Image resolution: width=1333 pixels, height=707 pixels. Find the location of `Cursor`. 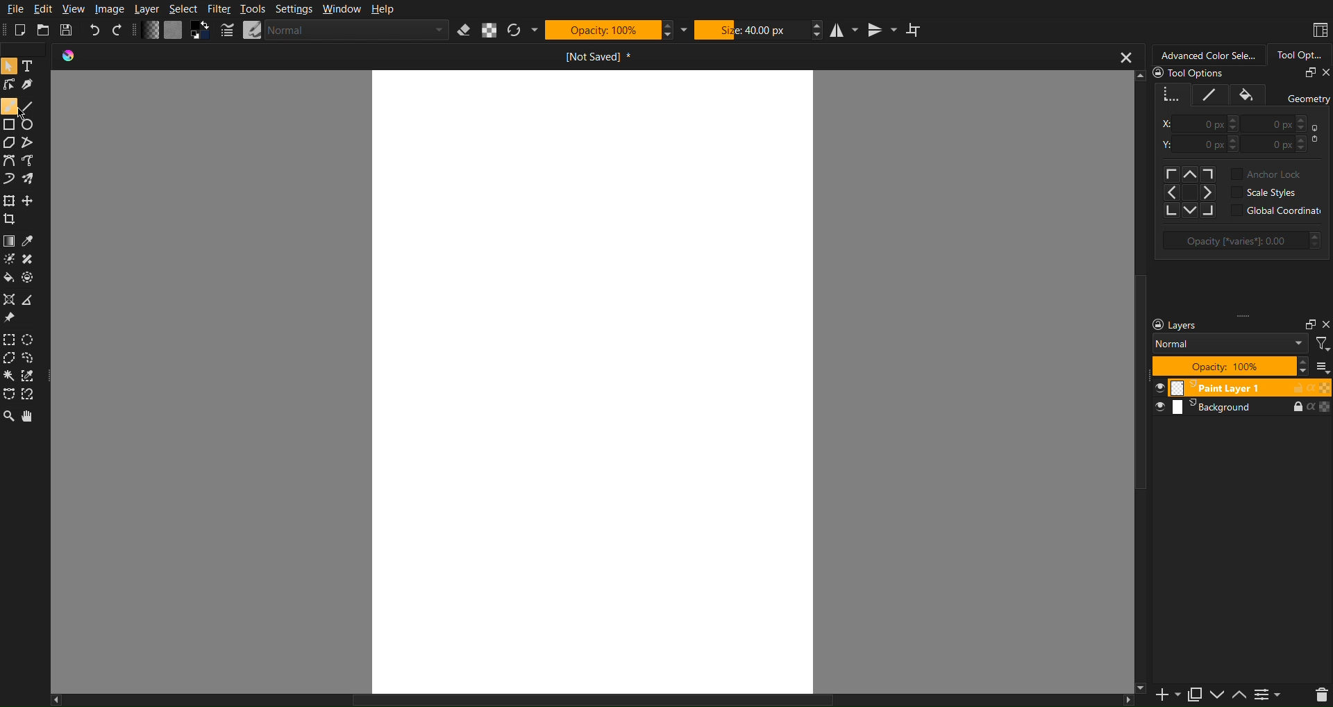

Cursor is located at coordinates (22, 115).